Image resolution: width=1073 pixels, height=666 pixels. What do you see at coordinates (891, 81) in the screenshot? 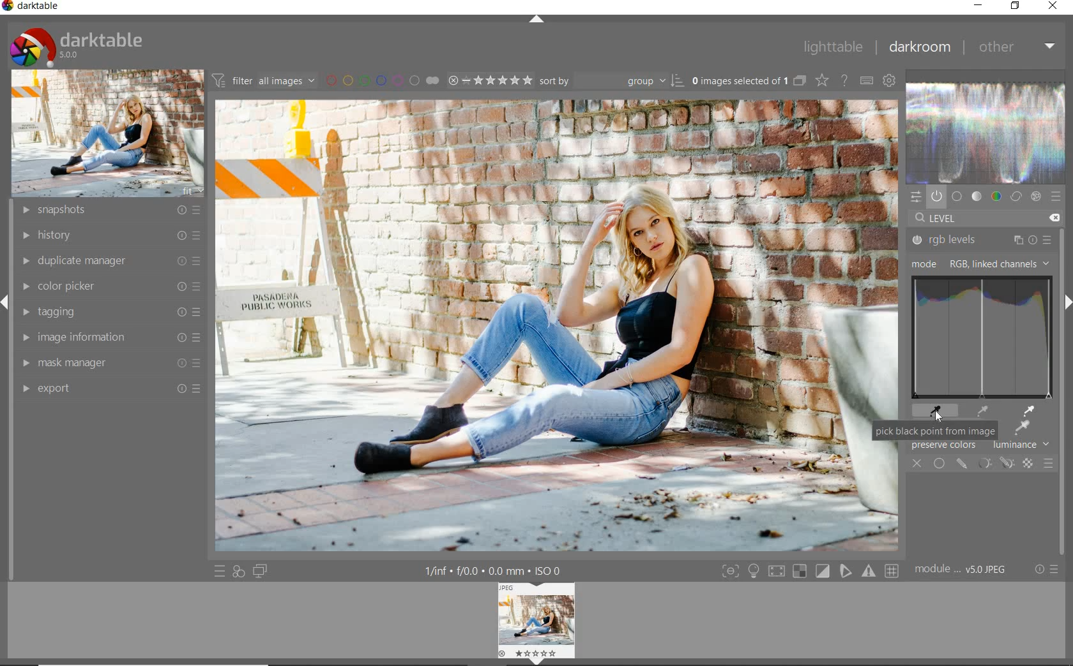
I see `show global preferences` at bounding box center [891, 81].